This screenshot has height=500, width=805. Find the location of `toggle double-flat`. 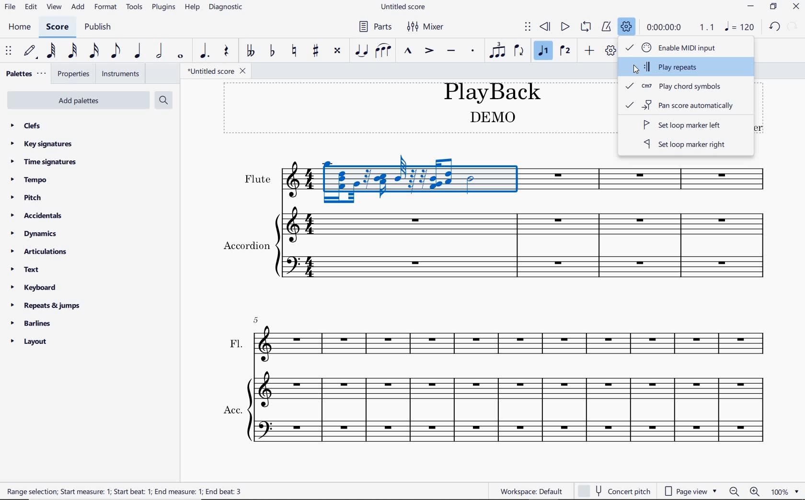

toggle double-flat is located at coordinates (250, 50).